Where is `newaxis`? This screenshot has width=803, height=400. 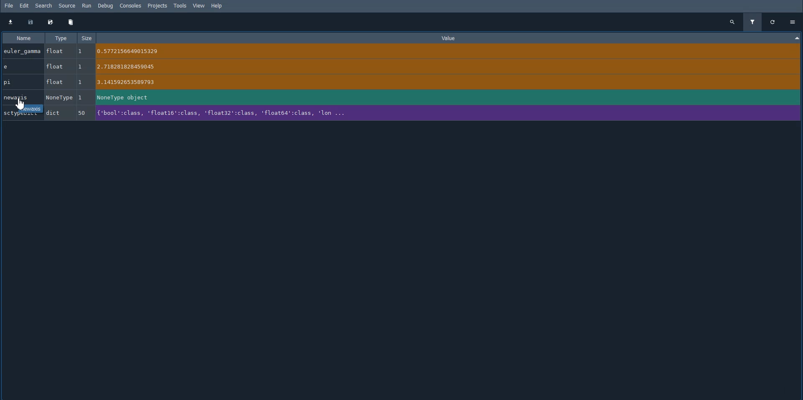 newaxis is located at coordinates (401, 97).